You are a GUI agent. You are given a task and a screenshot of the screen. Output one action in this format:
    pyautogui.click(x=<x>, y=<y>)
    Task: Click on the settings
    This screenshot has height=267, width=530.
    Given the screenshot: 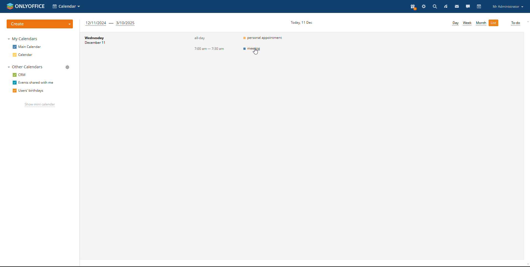 What is the action you would take?
    pyautogui.click(x=424, y=6)
    